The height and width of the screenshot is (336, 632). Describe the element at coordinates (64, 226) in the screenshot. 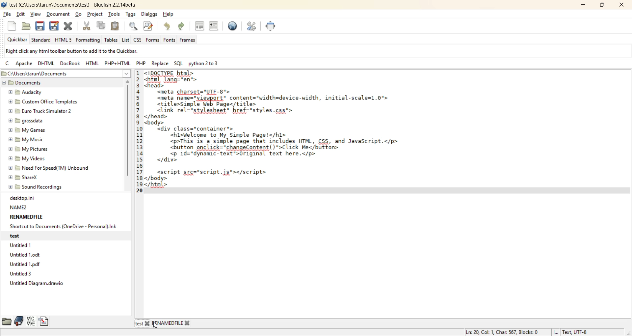

I see `Shortcut to Documents (OneDrive - Personal).Ink` at that location.